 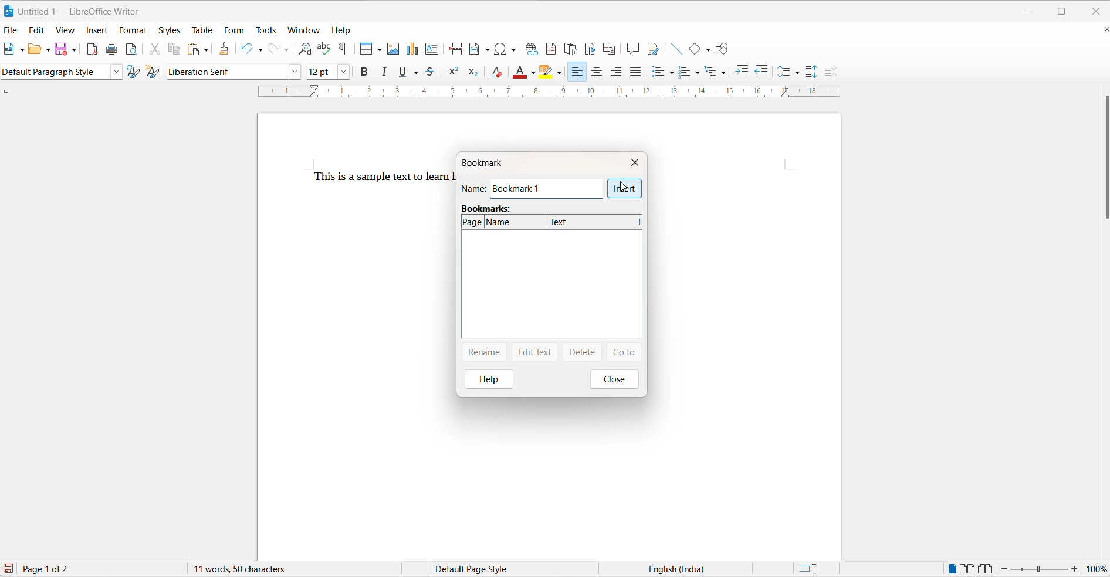 I want to click on new selected style, so click(x=154, y=72).